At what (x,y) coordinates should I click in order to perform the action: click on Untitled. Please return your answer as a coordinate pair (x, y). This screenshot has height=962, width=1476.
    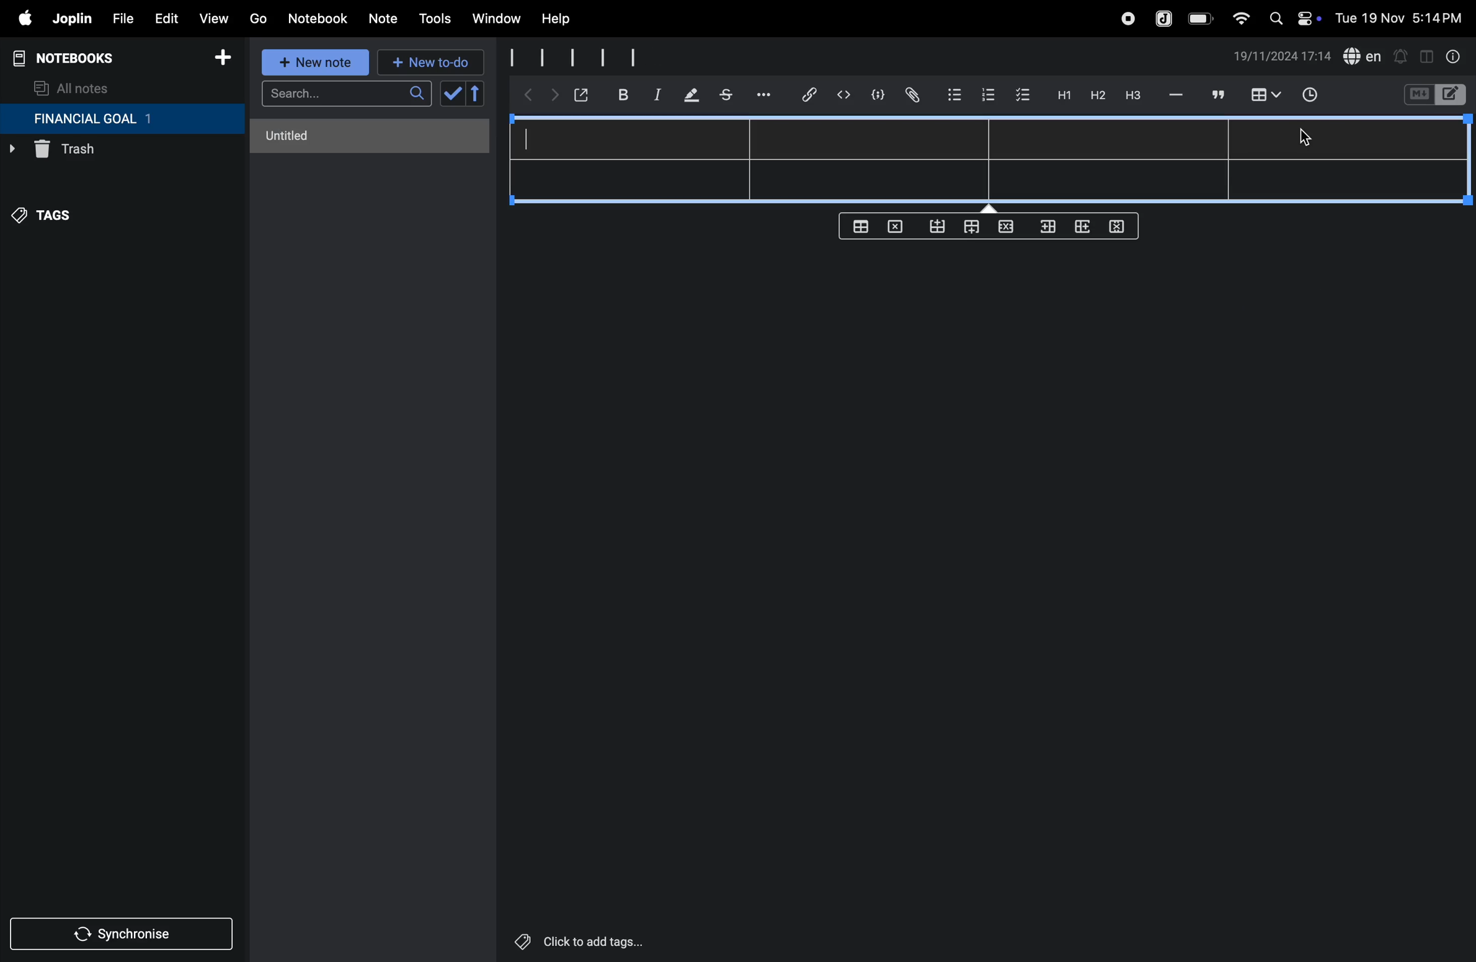
    Looking at the image, I should click on (371, 136).